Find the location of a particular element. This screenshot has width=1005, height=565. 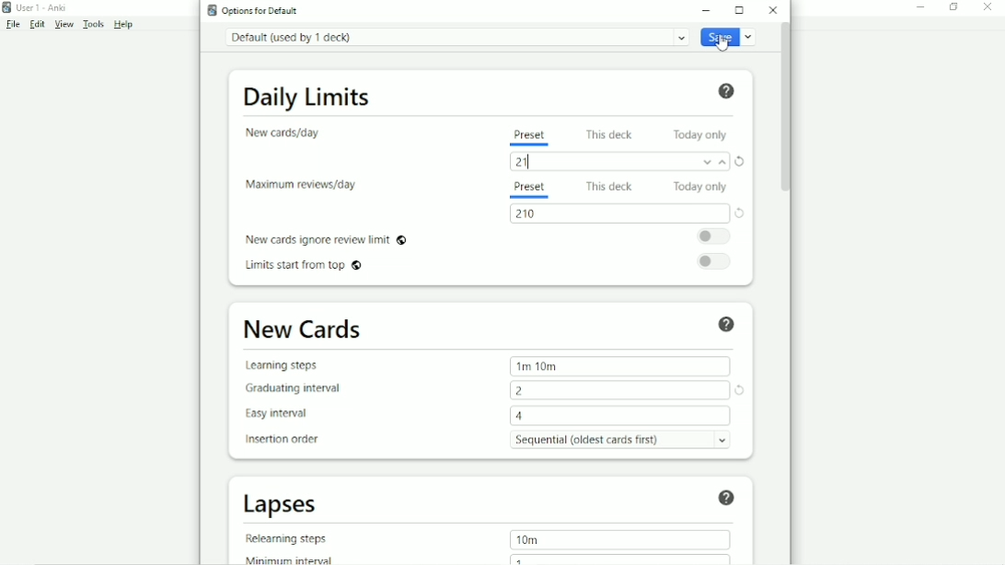

Maximum reviews/day is located at coordinates (306, 187).